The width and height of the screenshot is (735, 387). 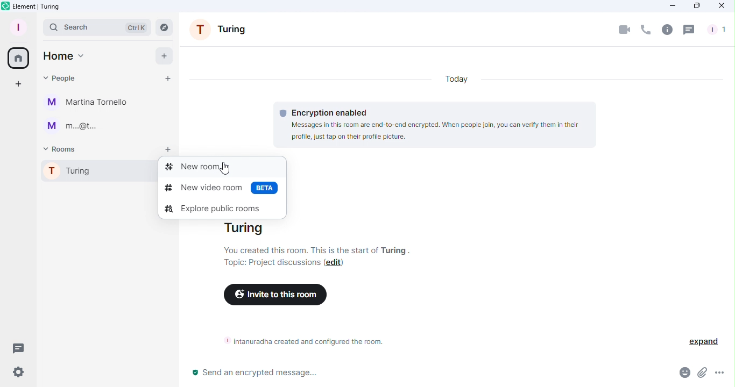 I want to click on Video call, so click(x=625, y=29).